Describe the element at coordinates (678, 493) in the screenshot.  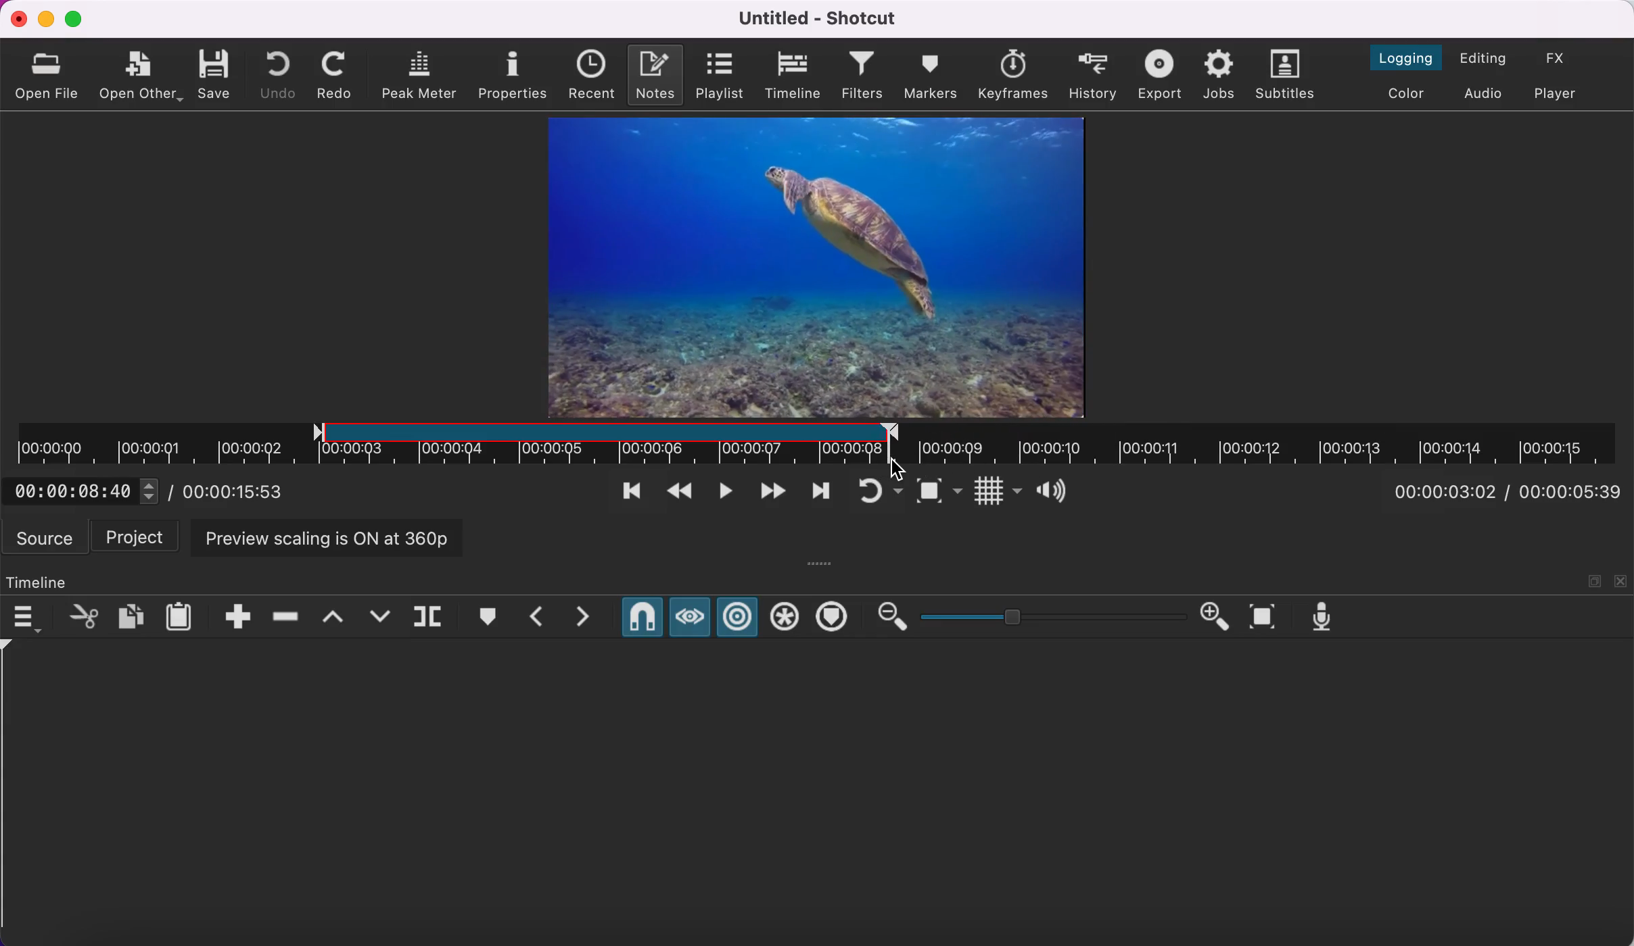
I see `play quickly backwards` at that location.